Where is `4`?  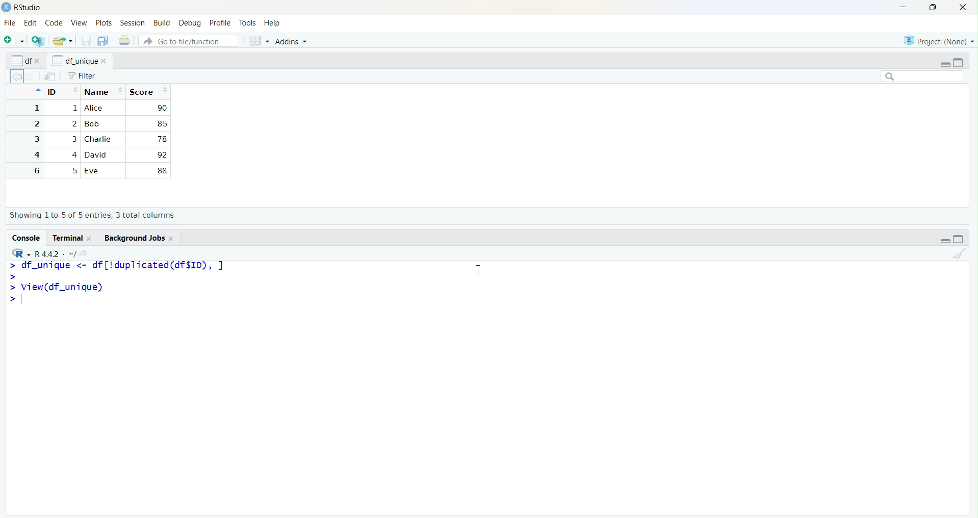 4 is located at coordinates (35, 155).